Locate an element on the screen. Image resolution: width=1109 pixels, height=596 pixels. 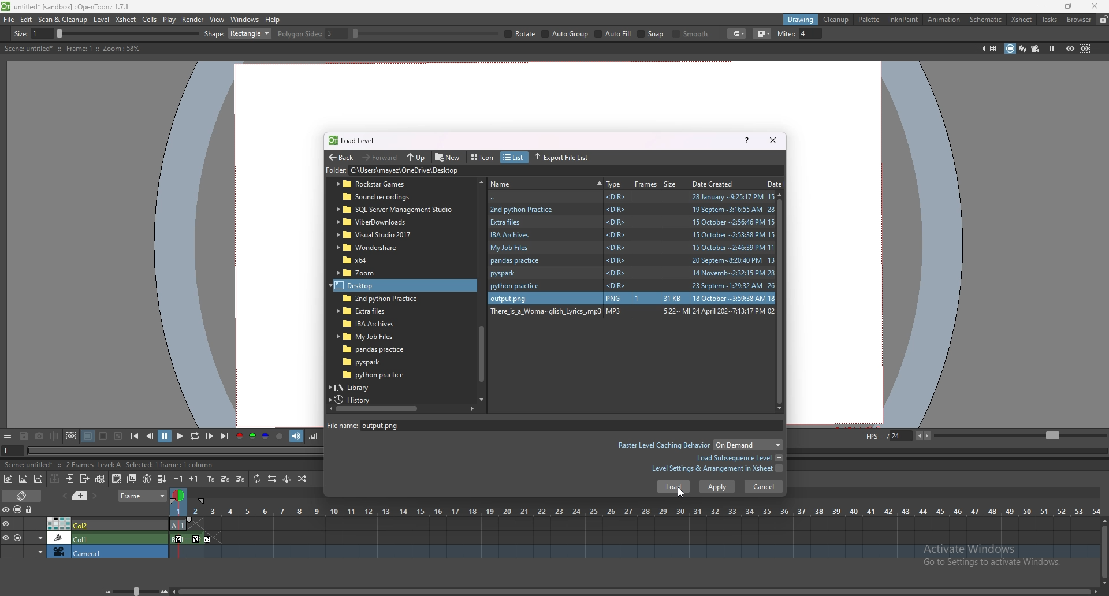
increase step is located at coordinates (193, 479).